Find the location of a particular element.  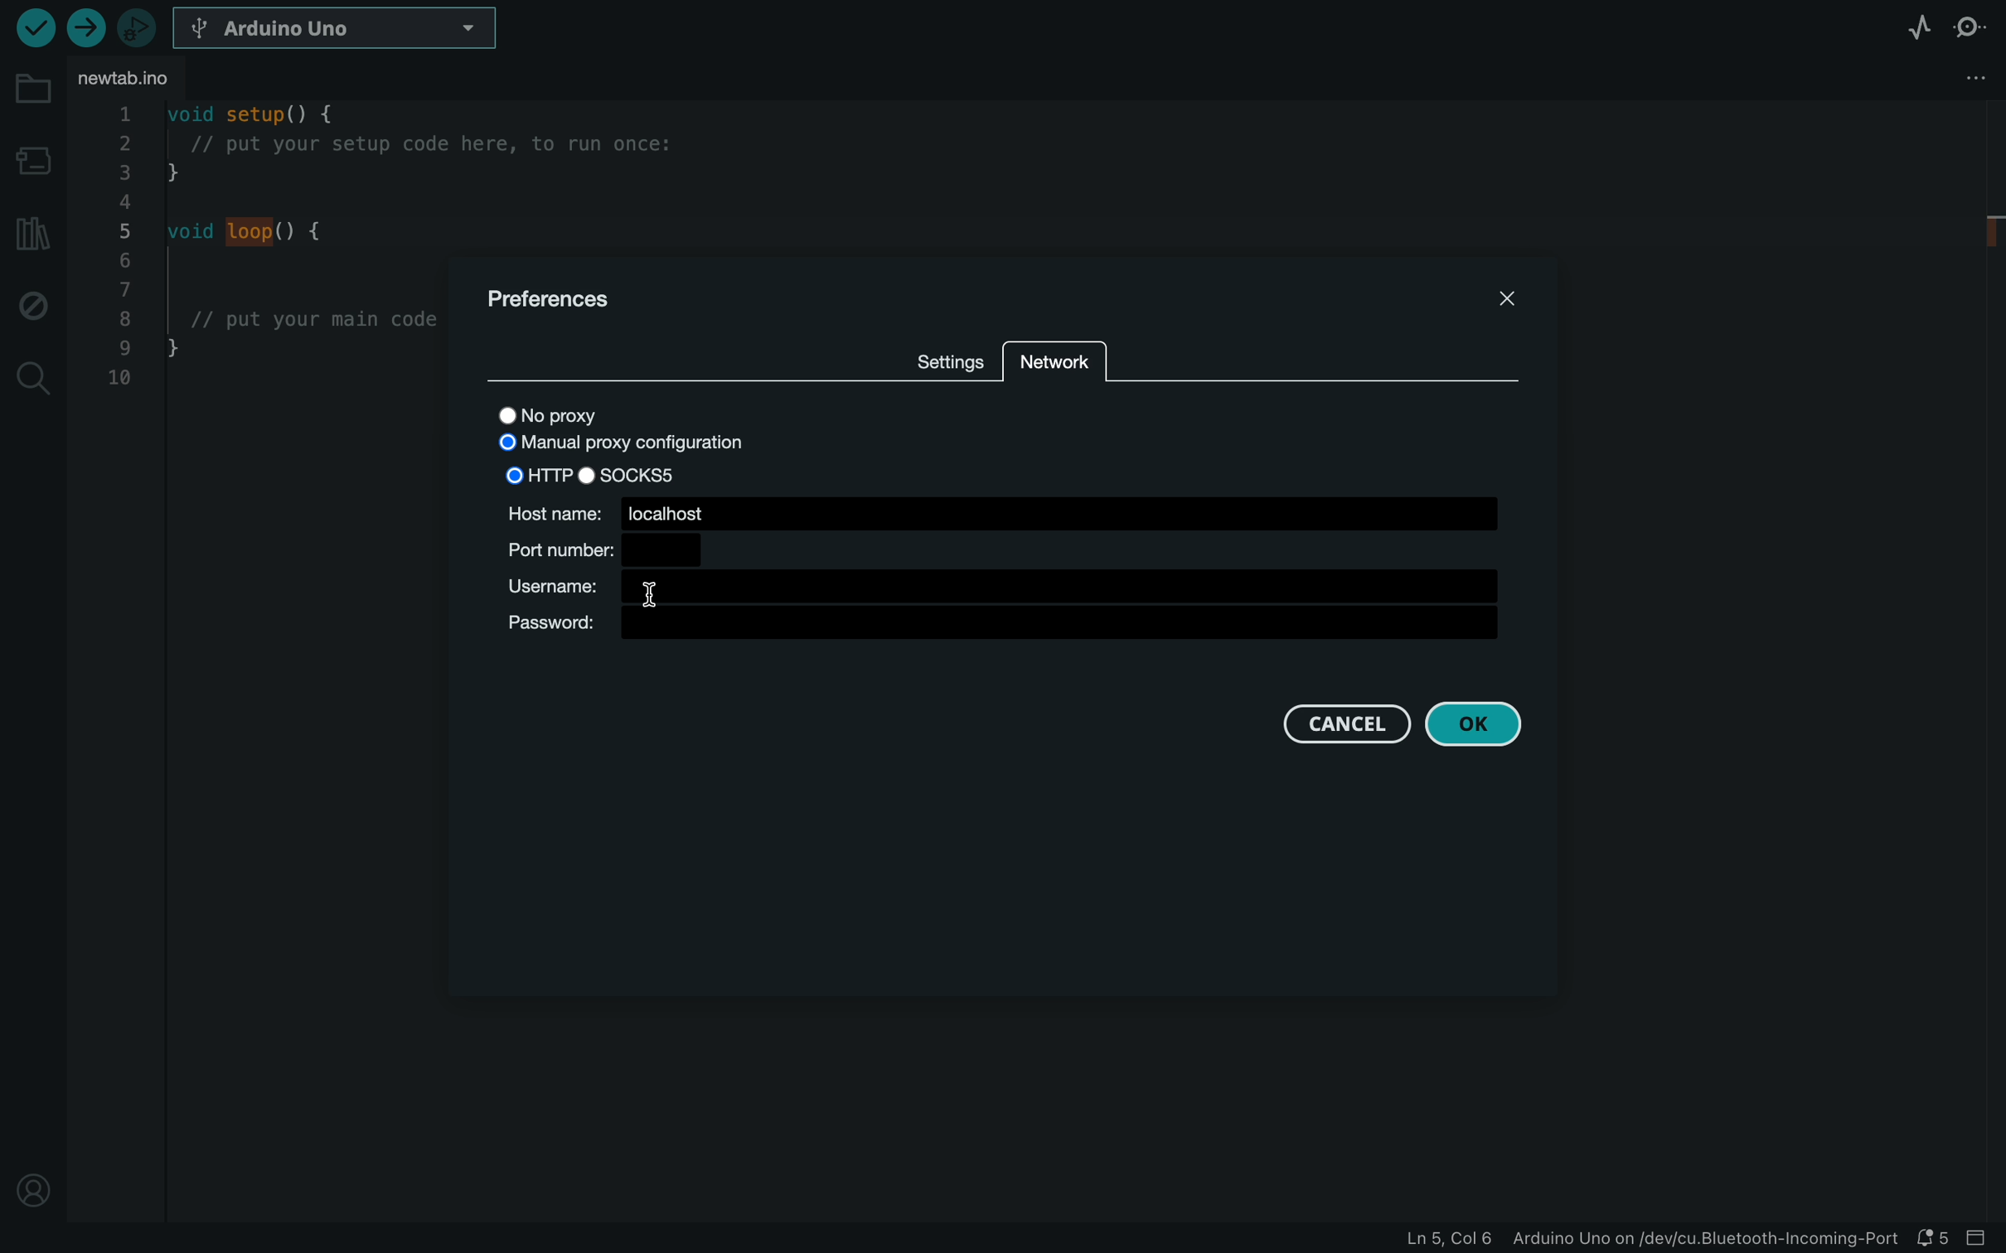

file tab is located at coordinates (136, 78).